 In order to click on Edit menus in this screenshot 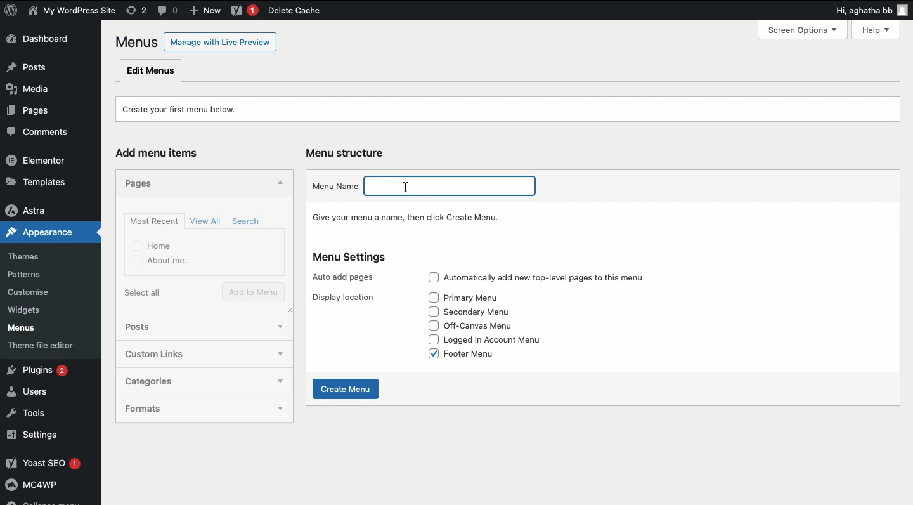, I will do `click(151, 71)`.